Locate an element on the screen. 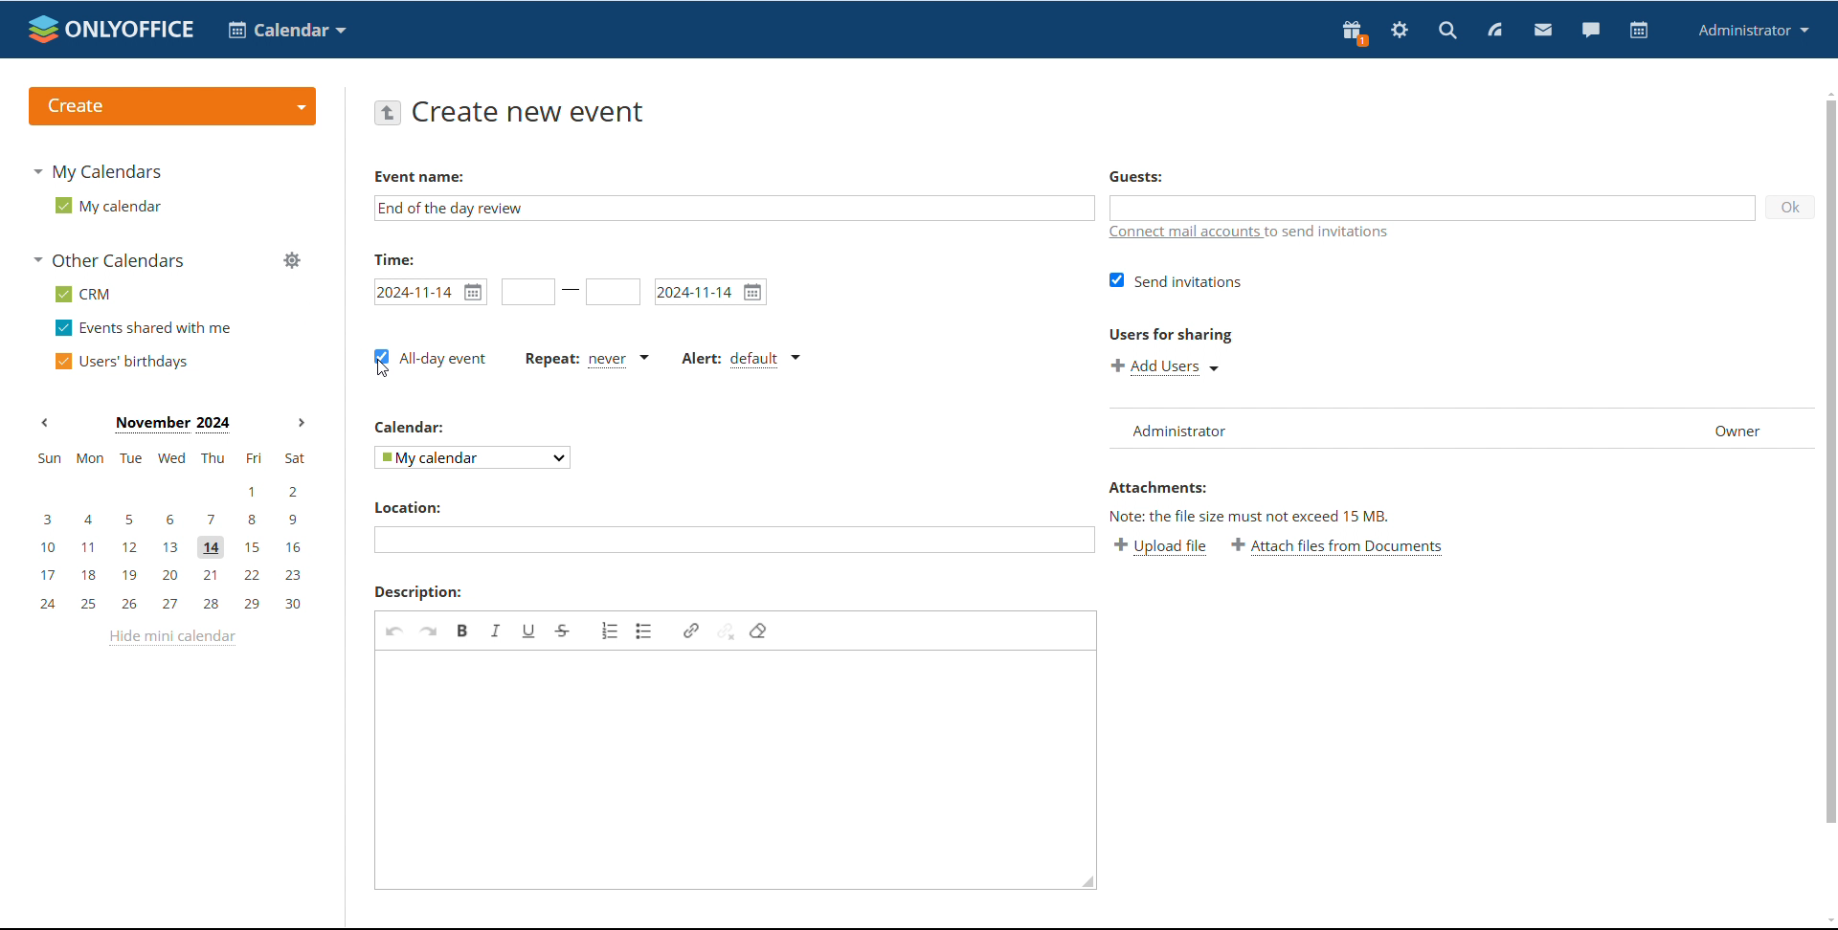  present is located at coordinates (1353, 33).